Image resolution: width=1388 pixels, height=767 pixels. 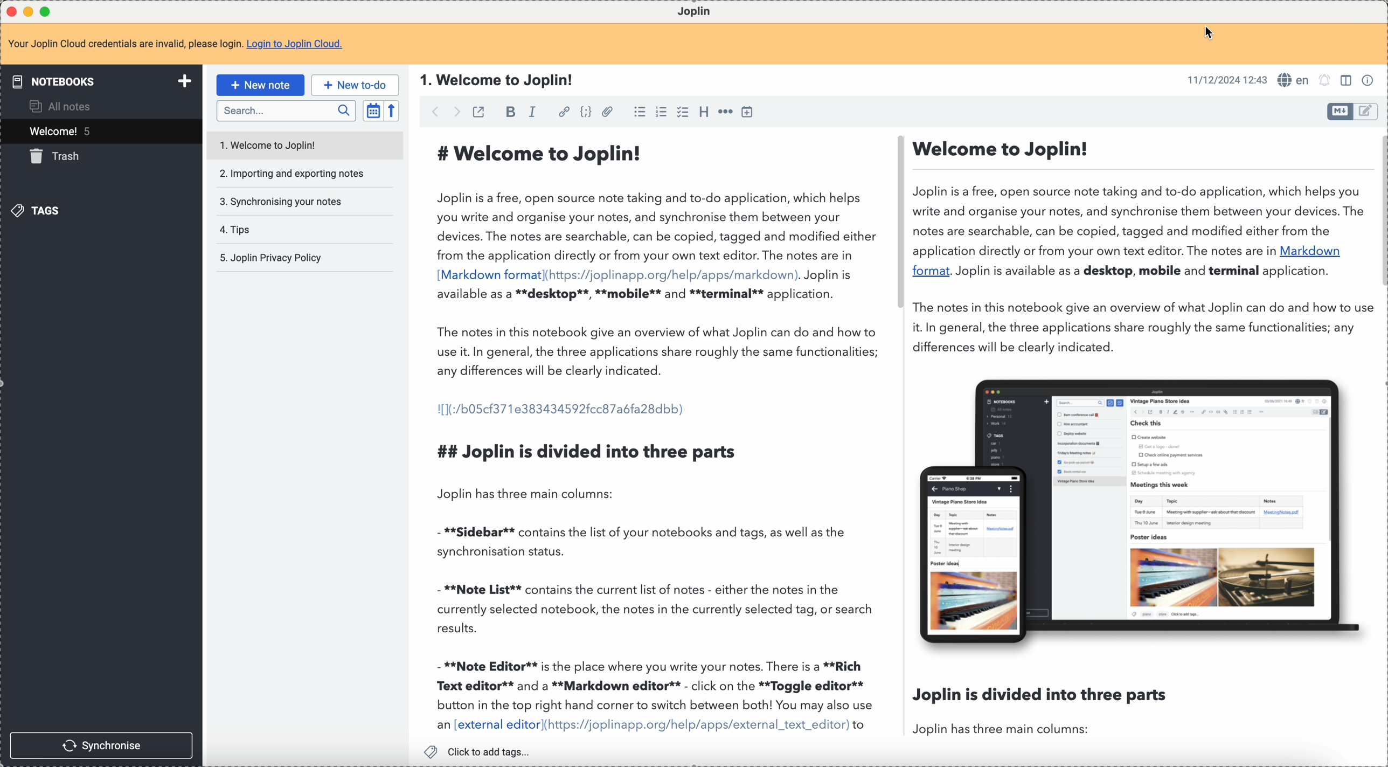 What do you see at coordinates (532, 112) in the screenshot?
I see `italic` at bounding box center [532, 112].